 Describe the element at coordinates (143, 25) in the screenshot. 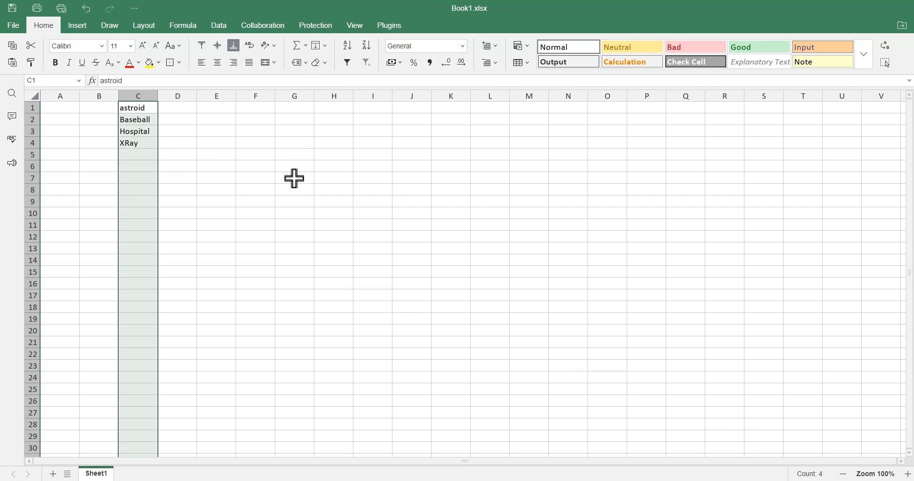

I see `Layout` at that location.